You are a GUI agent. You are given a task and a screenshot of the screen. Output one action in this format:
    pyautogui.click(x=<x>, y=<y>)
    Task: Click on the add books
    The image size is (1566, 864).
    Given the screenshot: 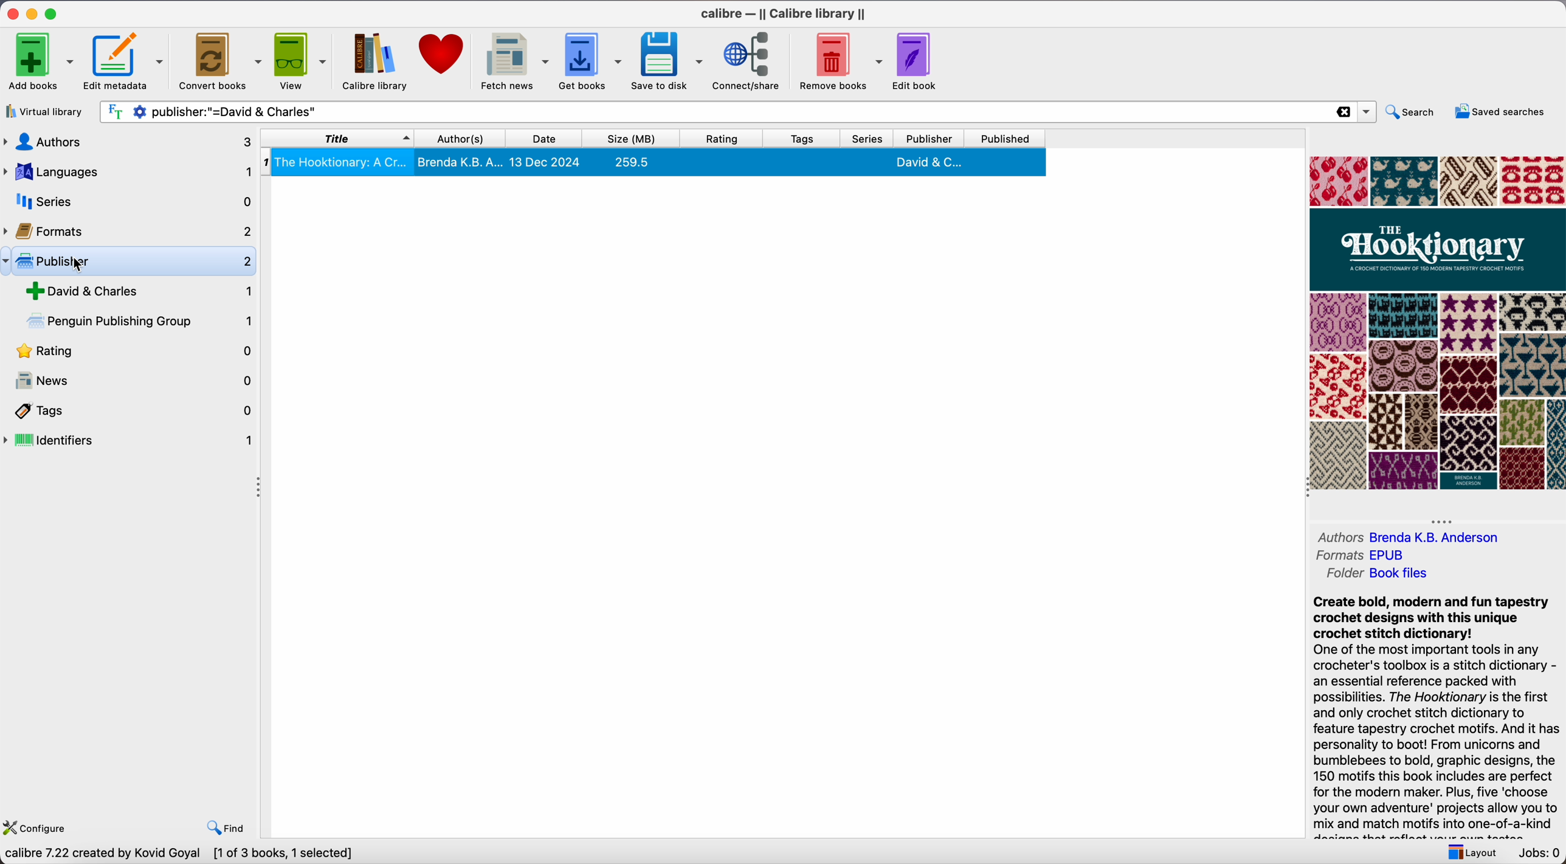 What is the action you would take?
    pyautogui.click(x=40, y=60)
    